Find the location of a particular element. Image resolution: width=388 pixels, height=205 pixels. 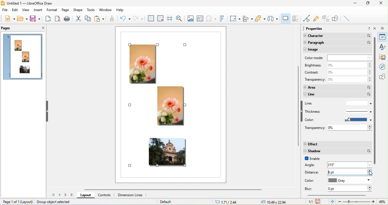

page 1 images is located at coordinates (24, 58).